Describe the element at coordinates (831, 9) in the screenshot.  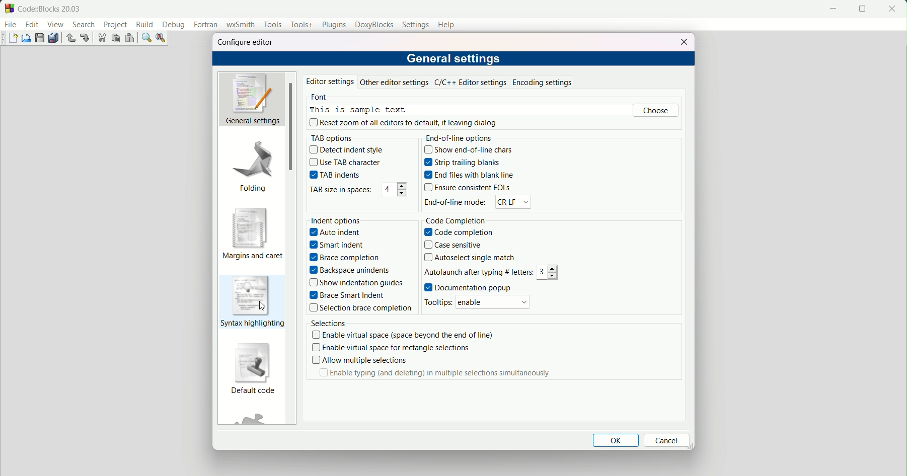
I see `minimize` at that location.